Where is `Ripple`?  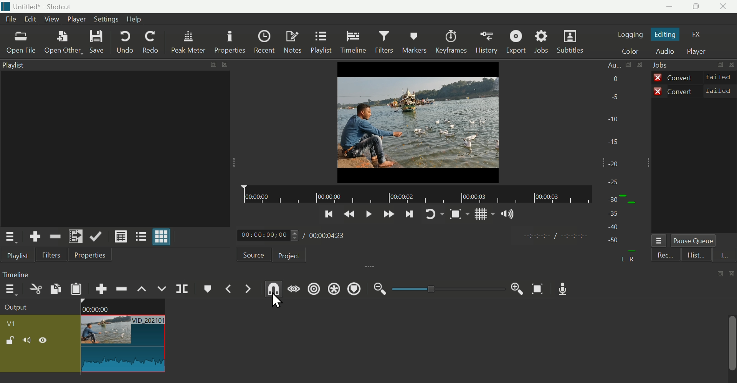 Ripple is located at coordinates (122, 289).